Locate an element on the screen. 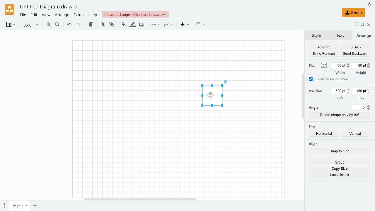 Image resolution: width=375 pixels, height=211 pixels. Decrease angle is located at coordinates (369, 109).